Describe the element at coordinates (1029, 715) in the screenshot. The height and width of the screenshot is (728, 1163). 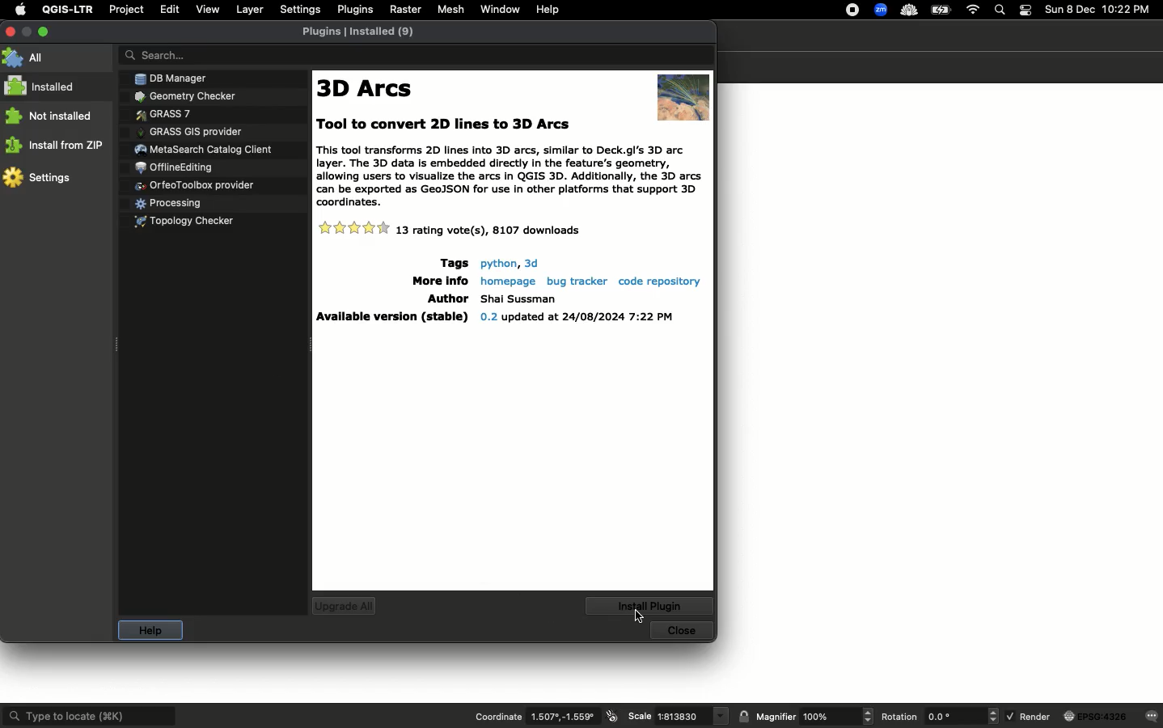
I see `Render` at that location.